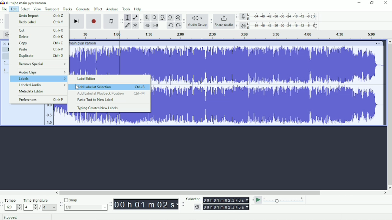  Describe the element at coordinates (378, 43) in the screenshot. I see `More options` at that location.